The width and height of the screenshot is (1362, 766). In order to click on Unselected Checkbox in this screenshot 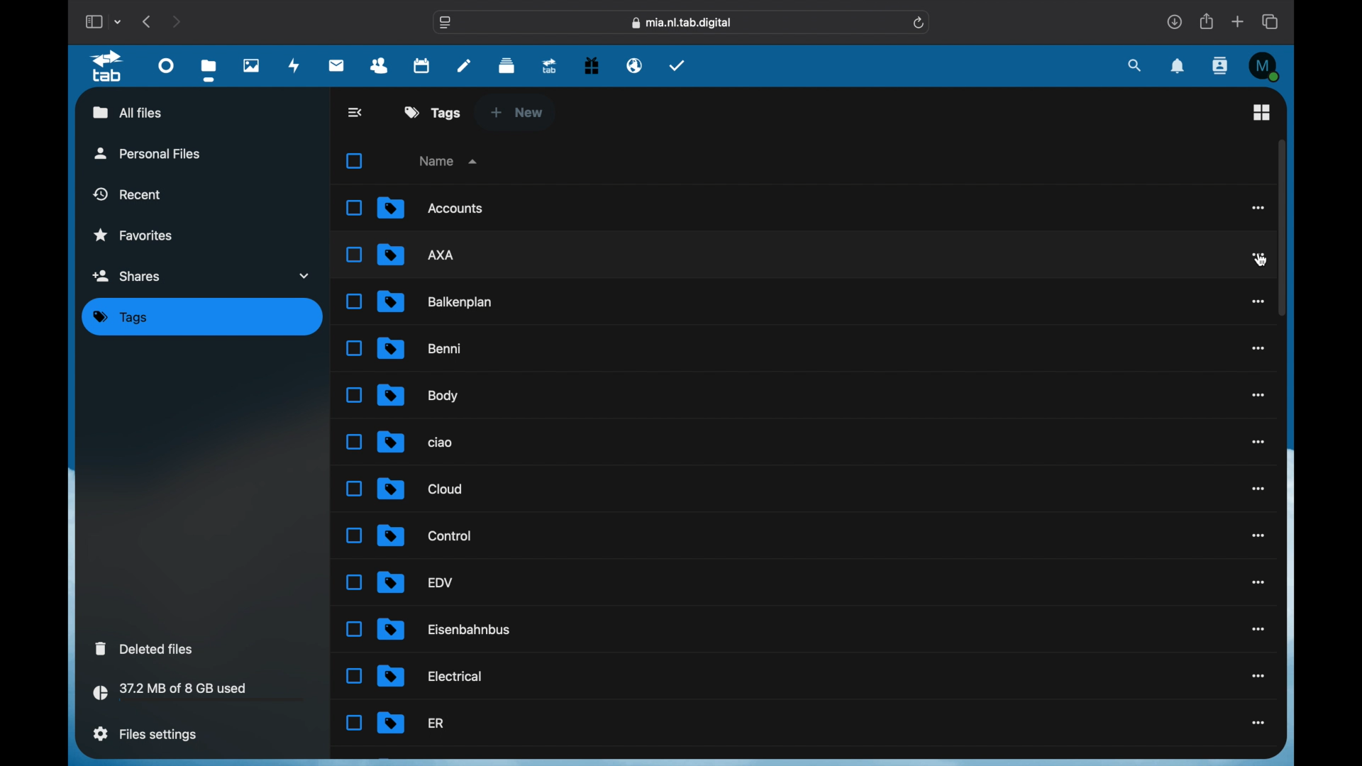, I will do `click(354, 442)`.